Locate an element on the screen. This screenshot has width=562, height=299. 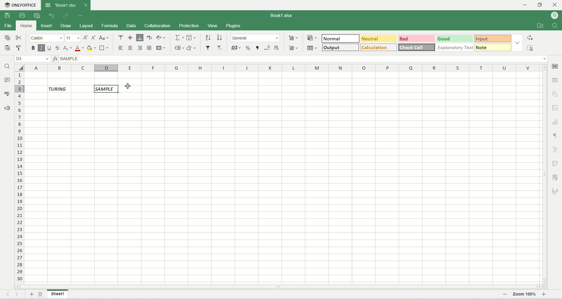
format options is located at coordinates (518, 44).